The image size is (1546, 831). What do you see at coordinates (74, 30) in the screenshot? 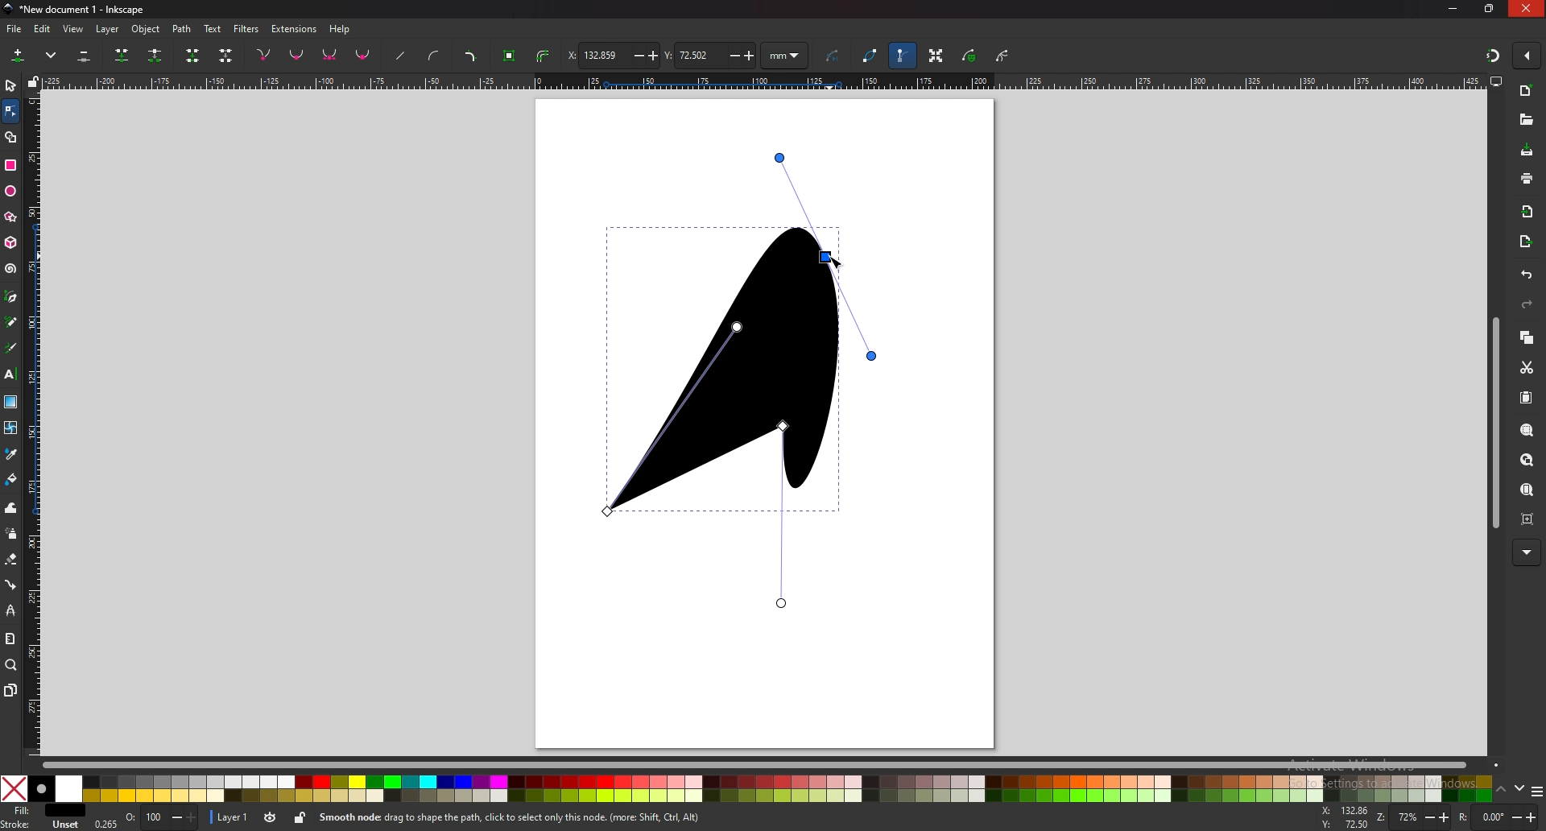
I see `view` at bounding box center [74, 30].